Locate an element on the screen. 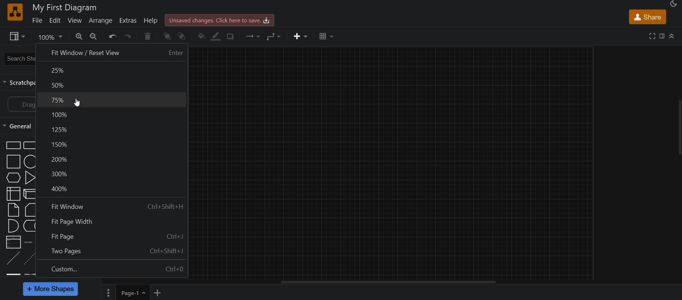  custom is located at coordinates (115, 270).